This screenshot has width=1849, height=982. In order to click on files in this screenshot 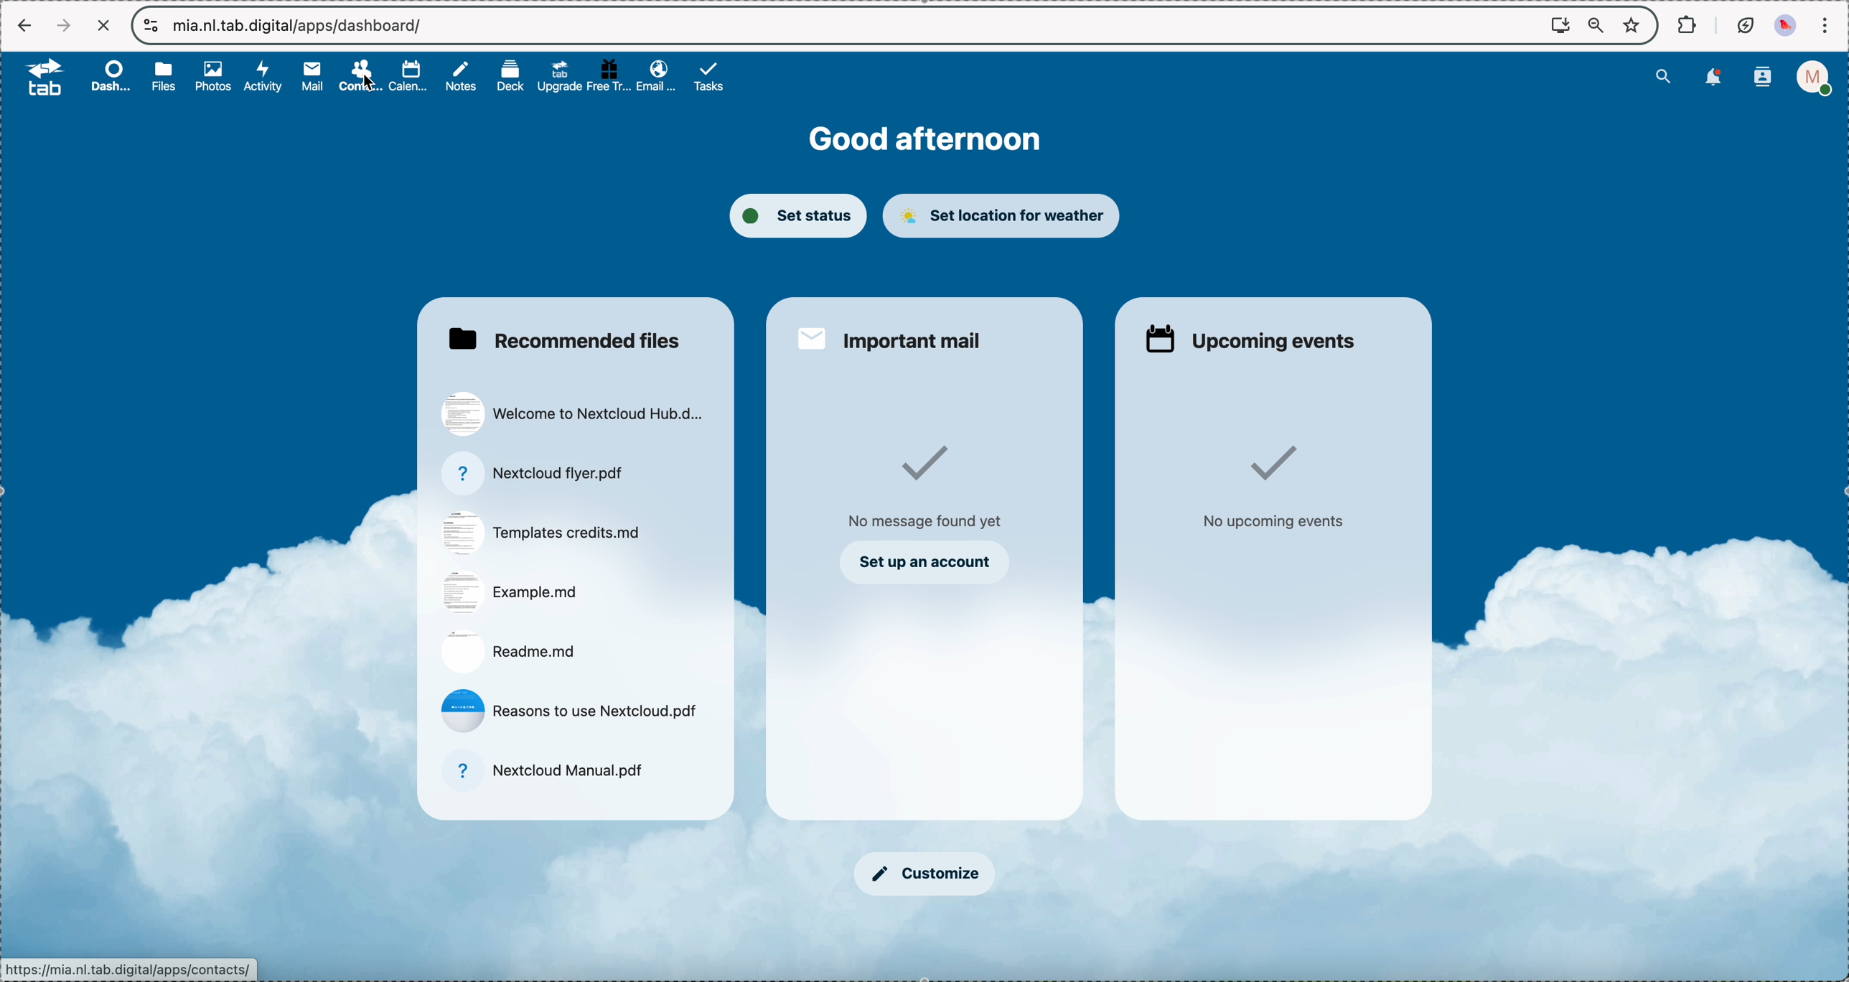, I will do `click(166, 78)`.